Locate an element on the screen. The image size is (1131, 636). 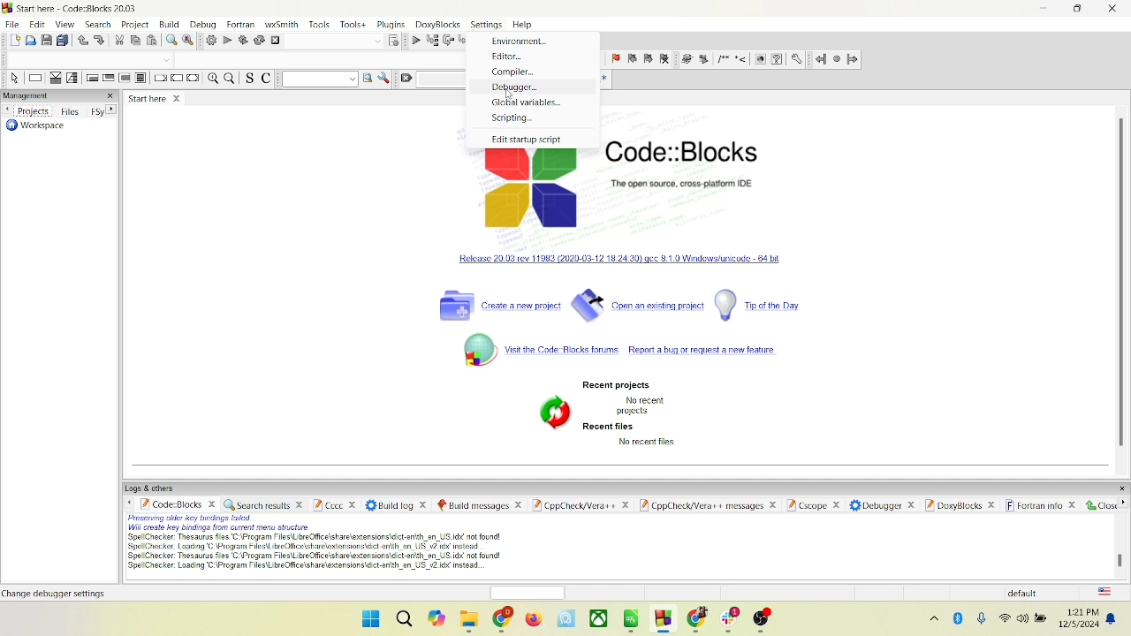
close is located at coordinates (1114, 9).